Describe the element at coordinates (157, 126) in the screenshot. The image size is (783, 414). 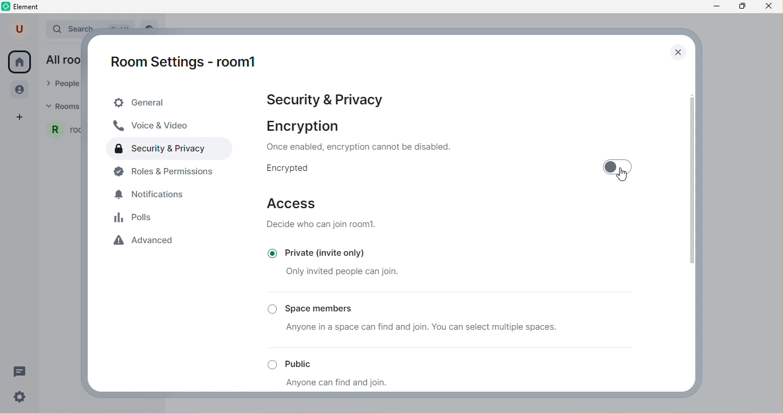
I see `voice & video` at that location.